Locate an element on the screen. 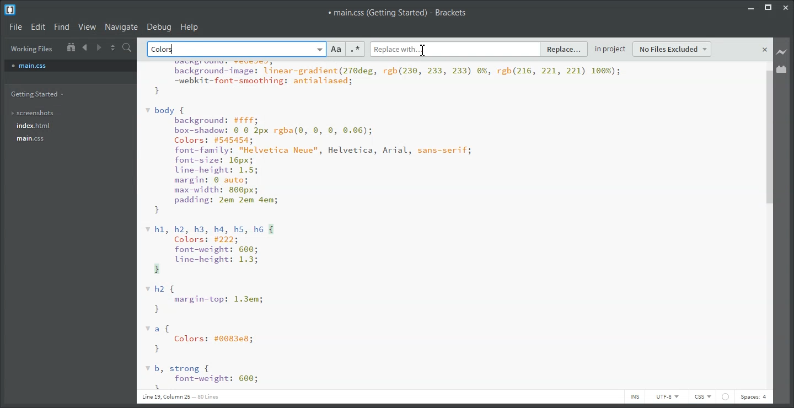  Navigate Backward is located at coordinates (86, 47).